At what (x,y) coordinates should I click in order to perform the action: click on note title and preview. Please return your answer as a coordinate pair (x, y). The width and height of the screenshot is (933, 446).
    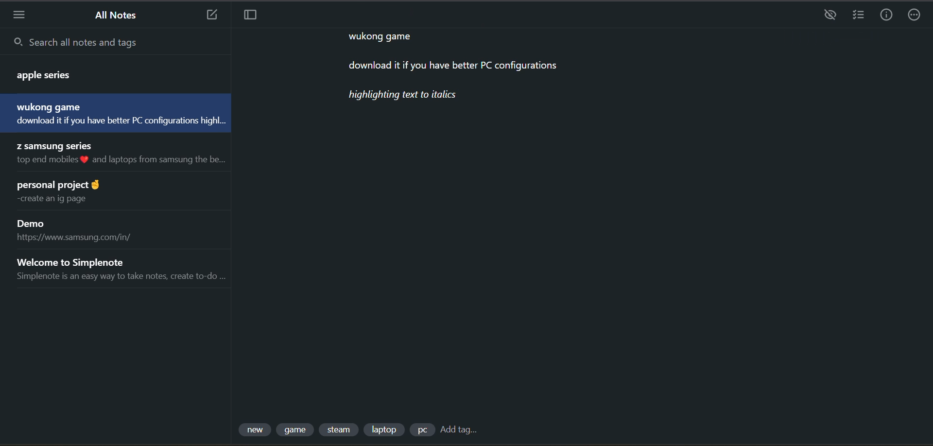
    Looking at the image, I should click on (85, 231).